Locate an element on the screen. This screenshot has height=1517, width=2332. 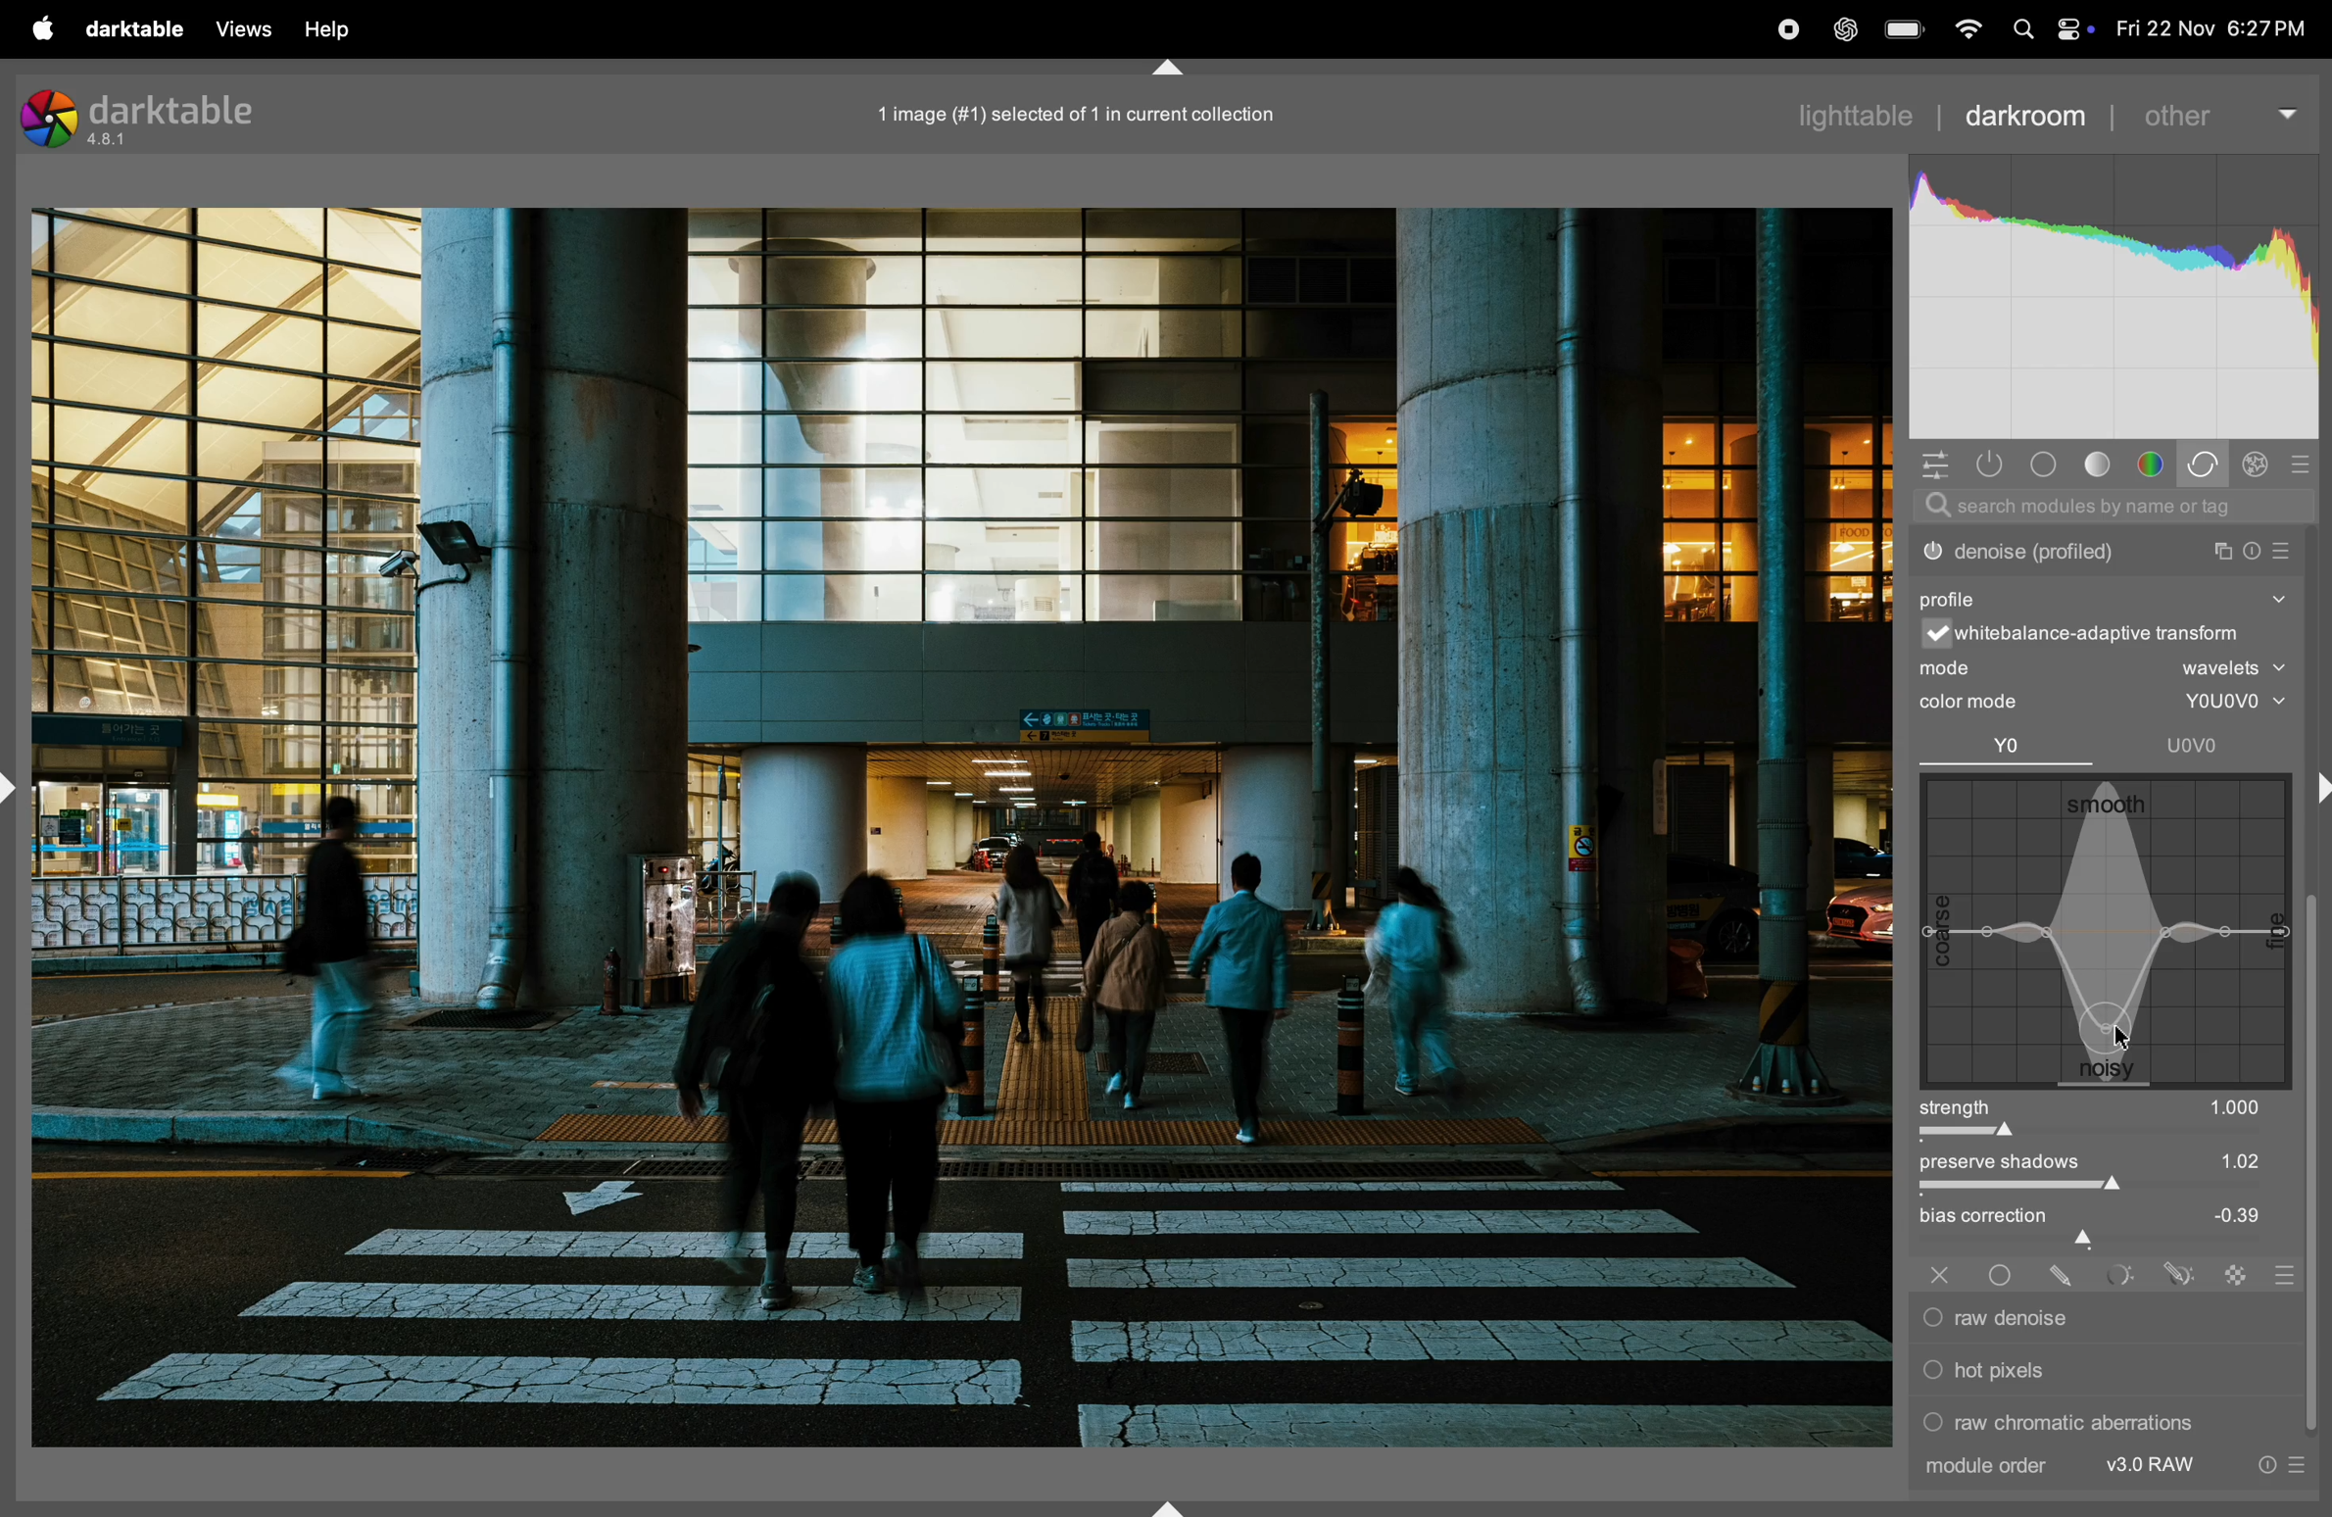
darkroom is located at coordinates (2031, 119).